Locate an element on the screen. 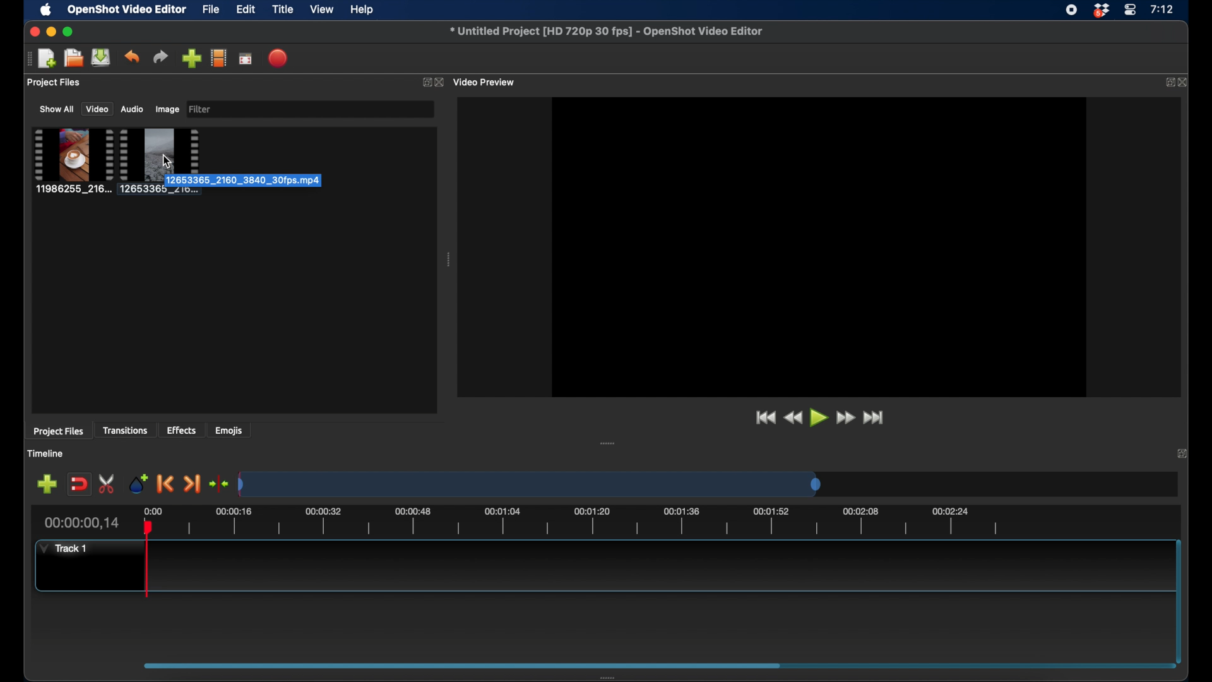 Image resolution: width=1212 pixels, height=682 pixels. timeline scale is located at coordinates (530, 484).